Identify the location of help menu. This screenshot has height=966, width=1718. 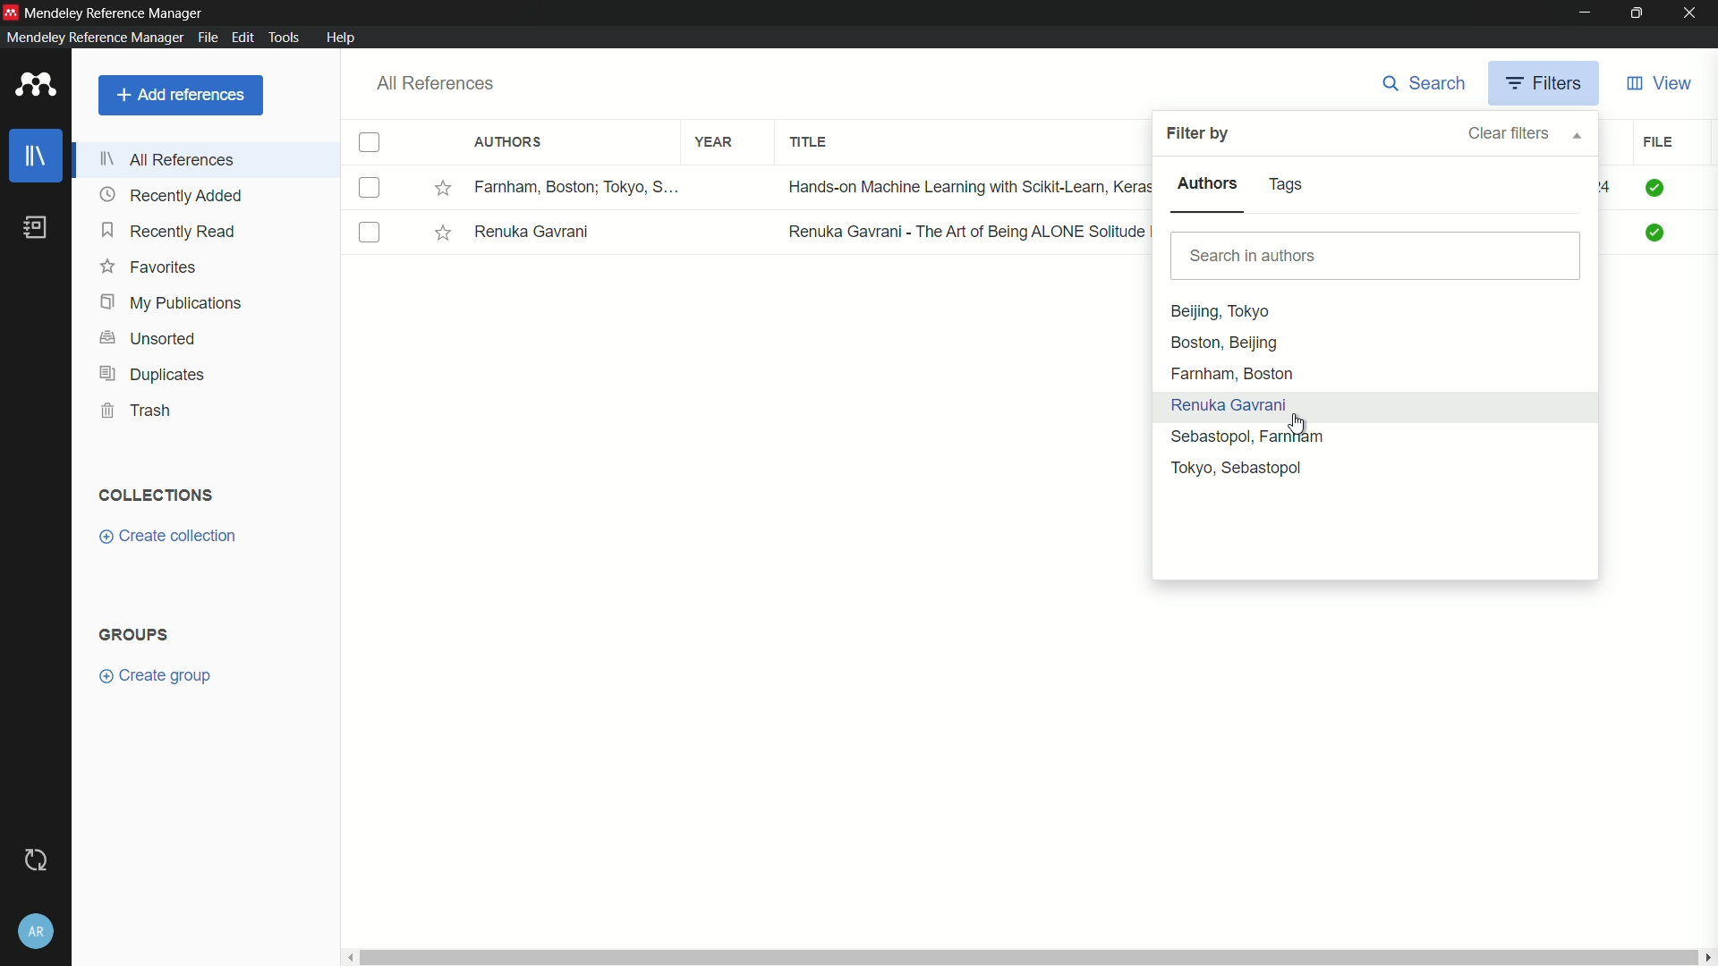
(341, 36).